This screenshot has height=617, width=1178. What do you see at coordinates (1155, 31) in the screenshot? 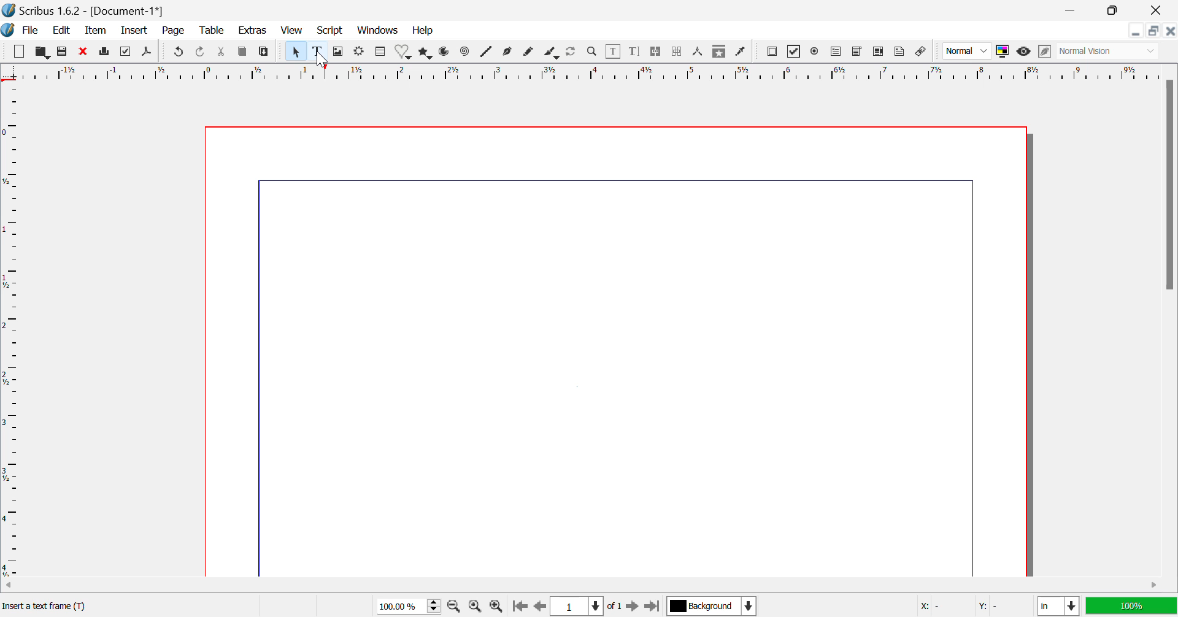
I see `Minimize` at bounding box center [1155, 31].